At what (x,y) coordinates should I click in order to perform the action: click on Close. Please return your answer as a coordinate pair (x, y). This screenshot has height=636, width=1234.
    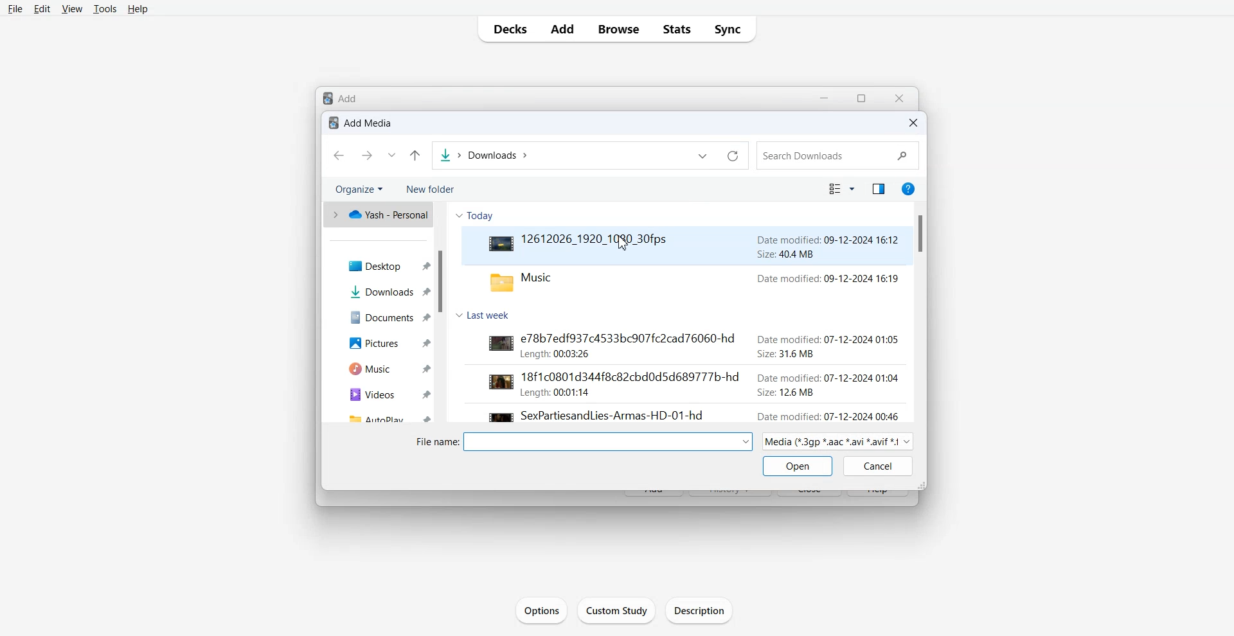
    Looking at the image, I should click on (914, 122).